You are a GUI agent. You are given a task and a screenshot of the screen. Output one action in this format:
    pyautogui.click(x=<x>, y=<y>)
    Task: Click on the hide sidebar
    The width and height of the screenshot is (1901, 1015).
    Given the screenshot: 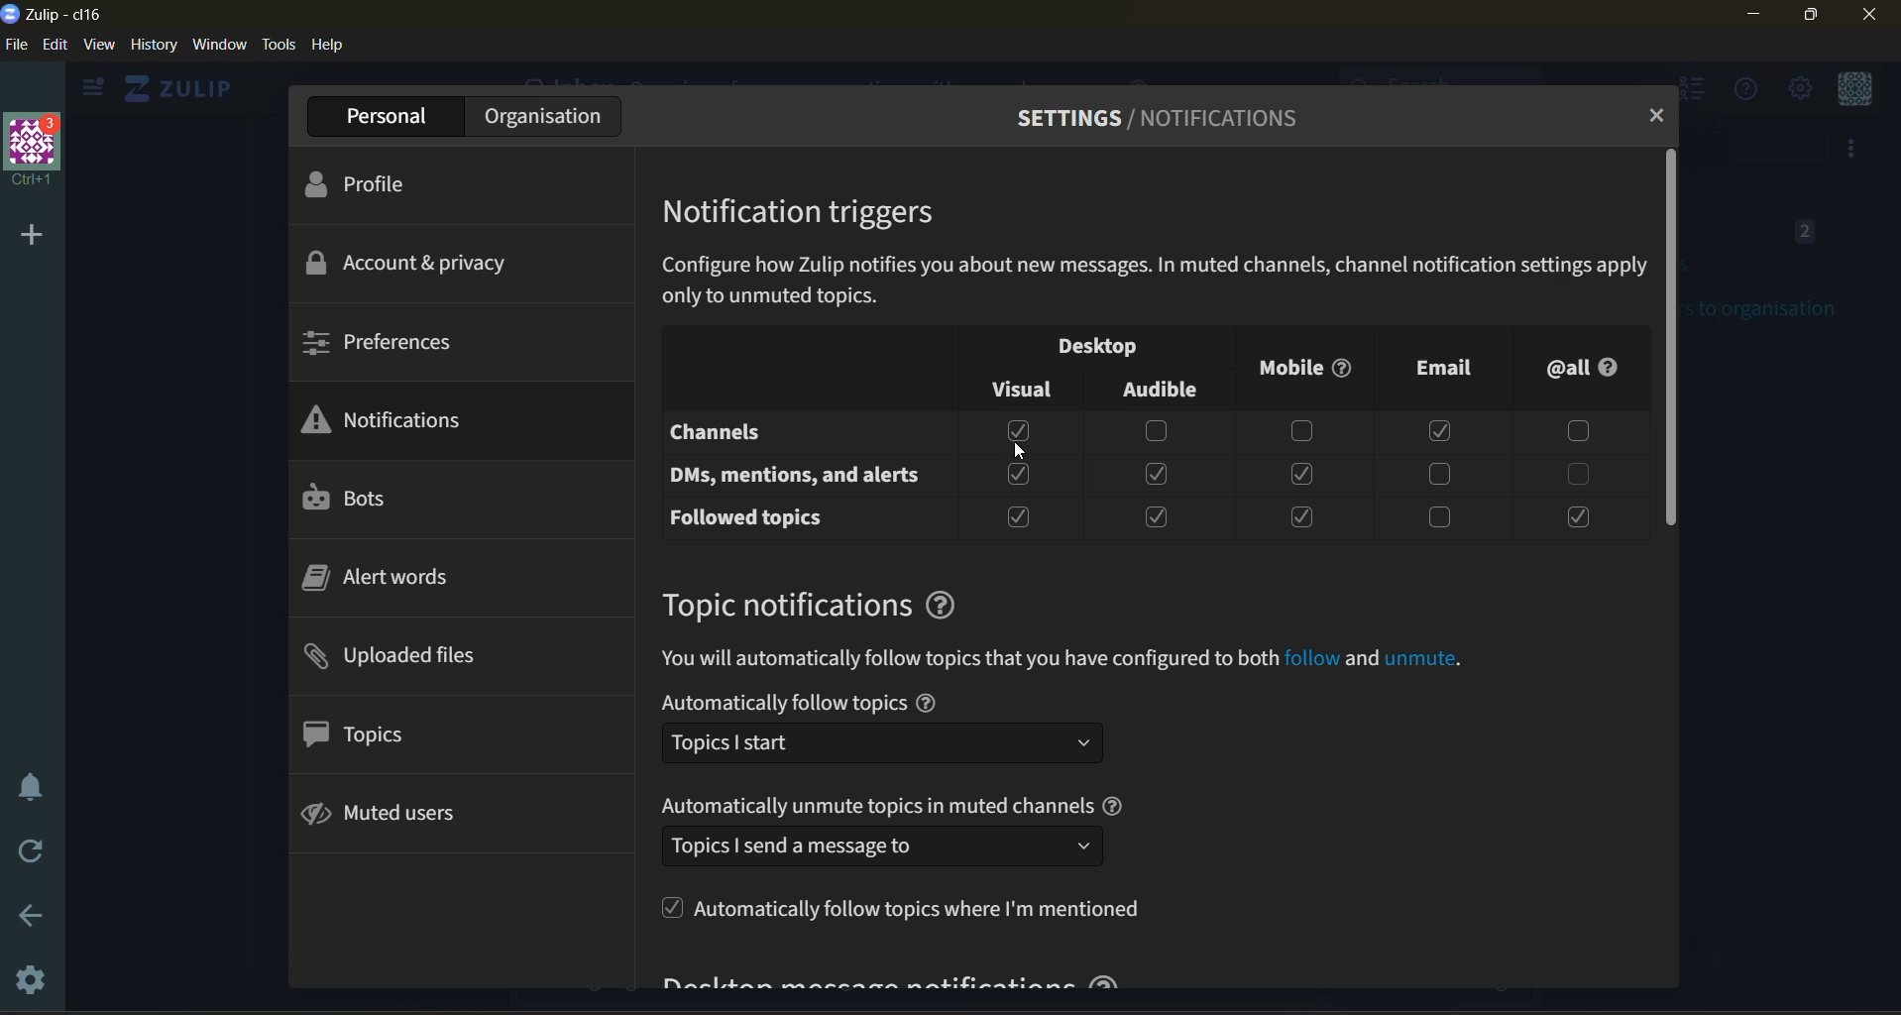 What is the action you would take?
    pyautogui.click(x=88, y=91)
    